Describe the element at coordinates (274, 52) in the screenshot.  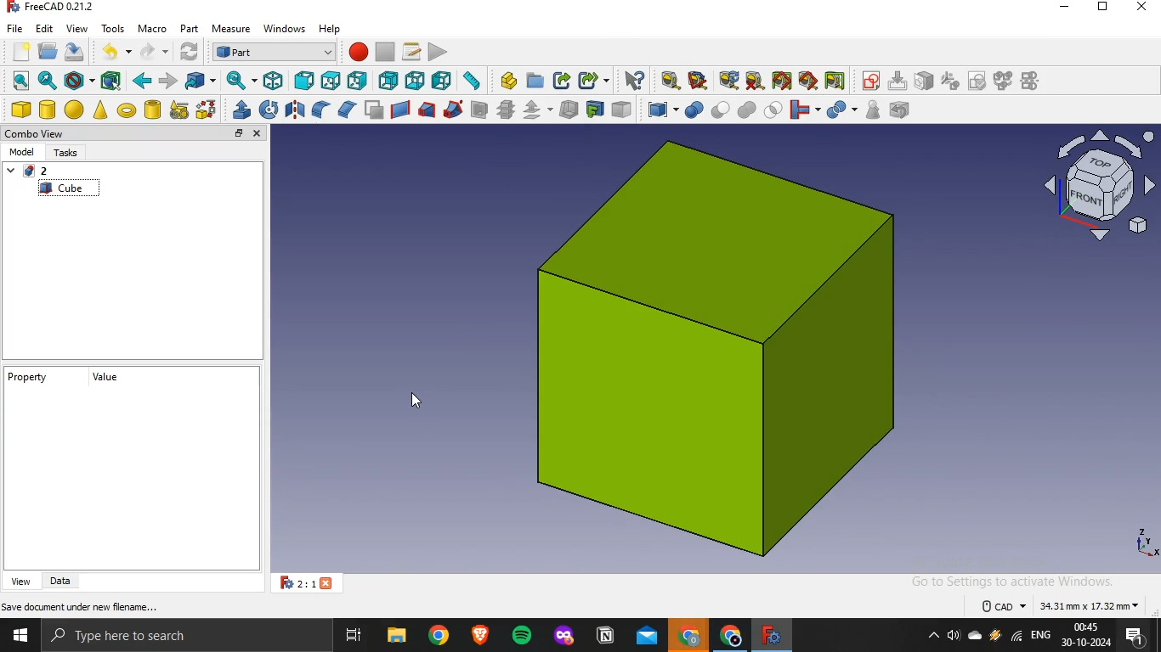
I see `workbench` at that location.